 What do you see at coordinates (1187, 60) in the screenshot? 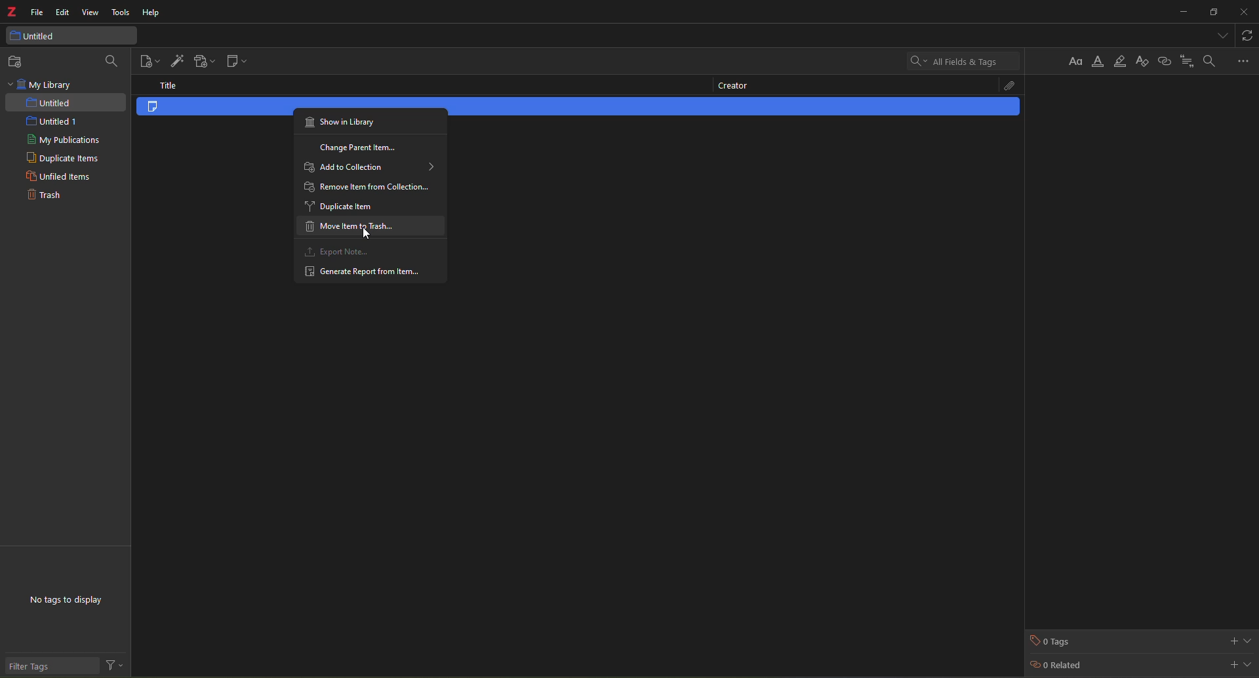
I see `citation` at bounding box center [1187, 60].